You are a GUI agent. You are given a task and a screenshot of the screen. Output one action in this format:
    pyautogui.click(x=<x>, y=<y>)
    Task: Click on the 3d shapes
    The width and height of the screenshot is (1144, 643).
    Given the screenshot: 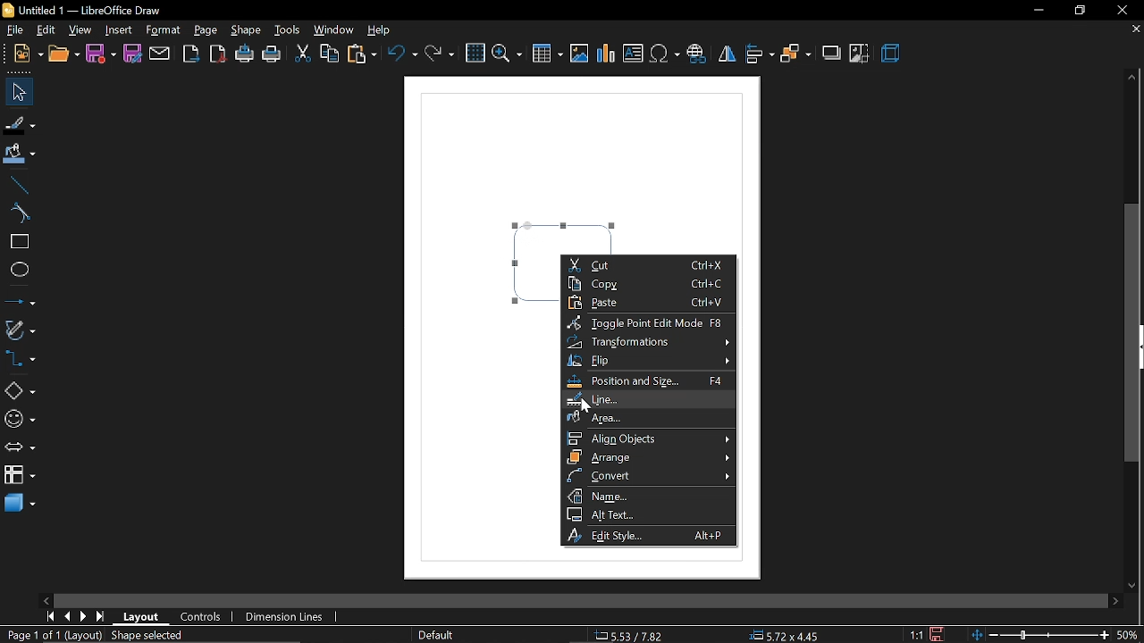 What is the action you would take?
    pyautogui.click(x=20, y=503)
    